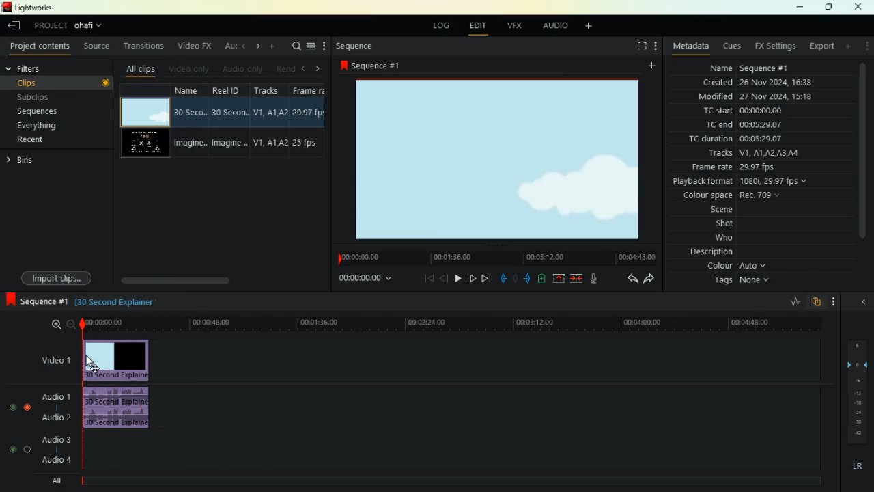 The height and width of the screenshot is (492, 874). Describe the element at coordinates (759, 82) in the screenshot. I see `created` at that location.